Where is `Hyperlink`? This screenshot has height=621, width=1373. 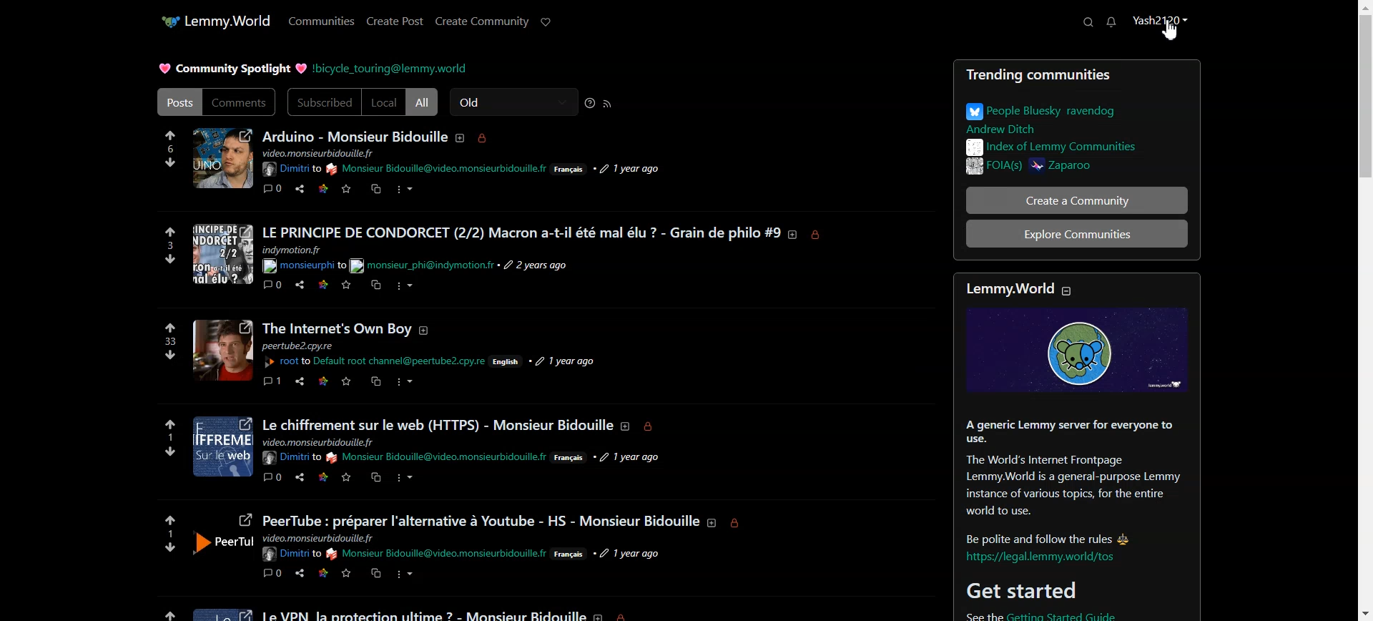 Hyperlink is located at coordinates (390, 69).